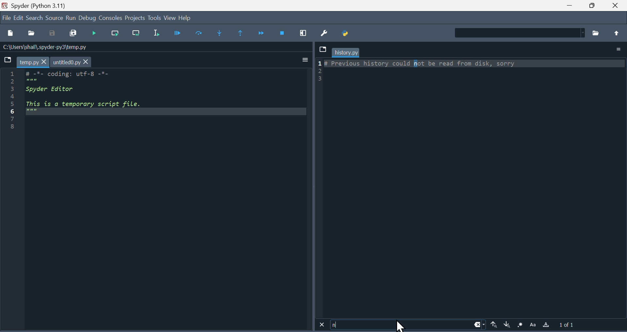 The width and height of the screenshot is (627, 332). Describe the element at coordinates (54, 18) in the screenshot. I see `source` at that location.